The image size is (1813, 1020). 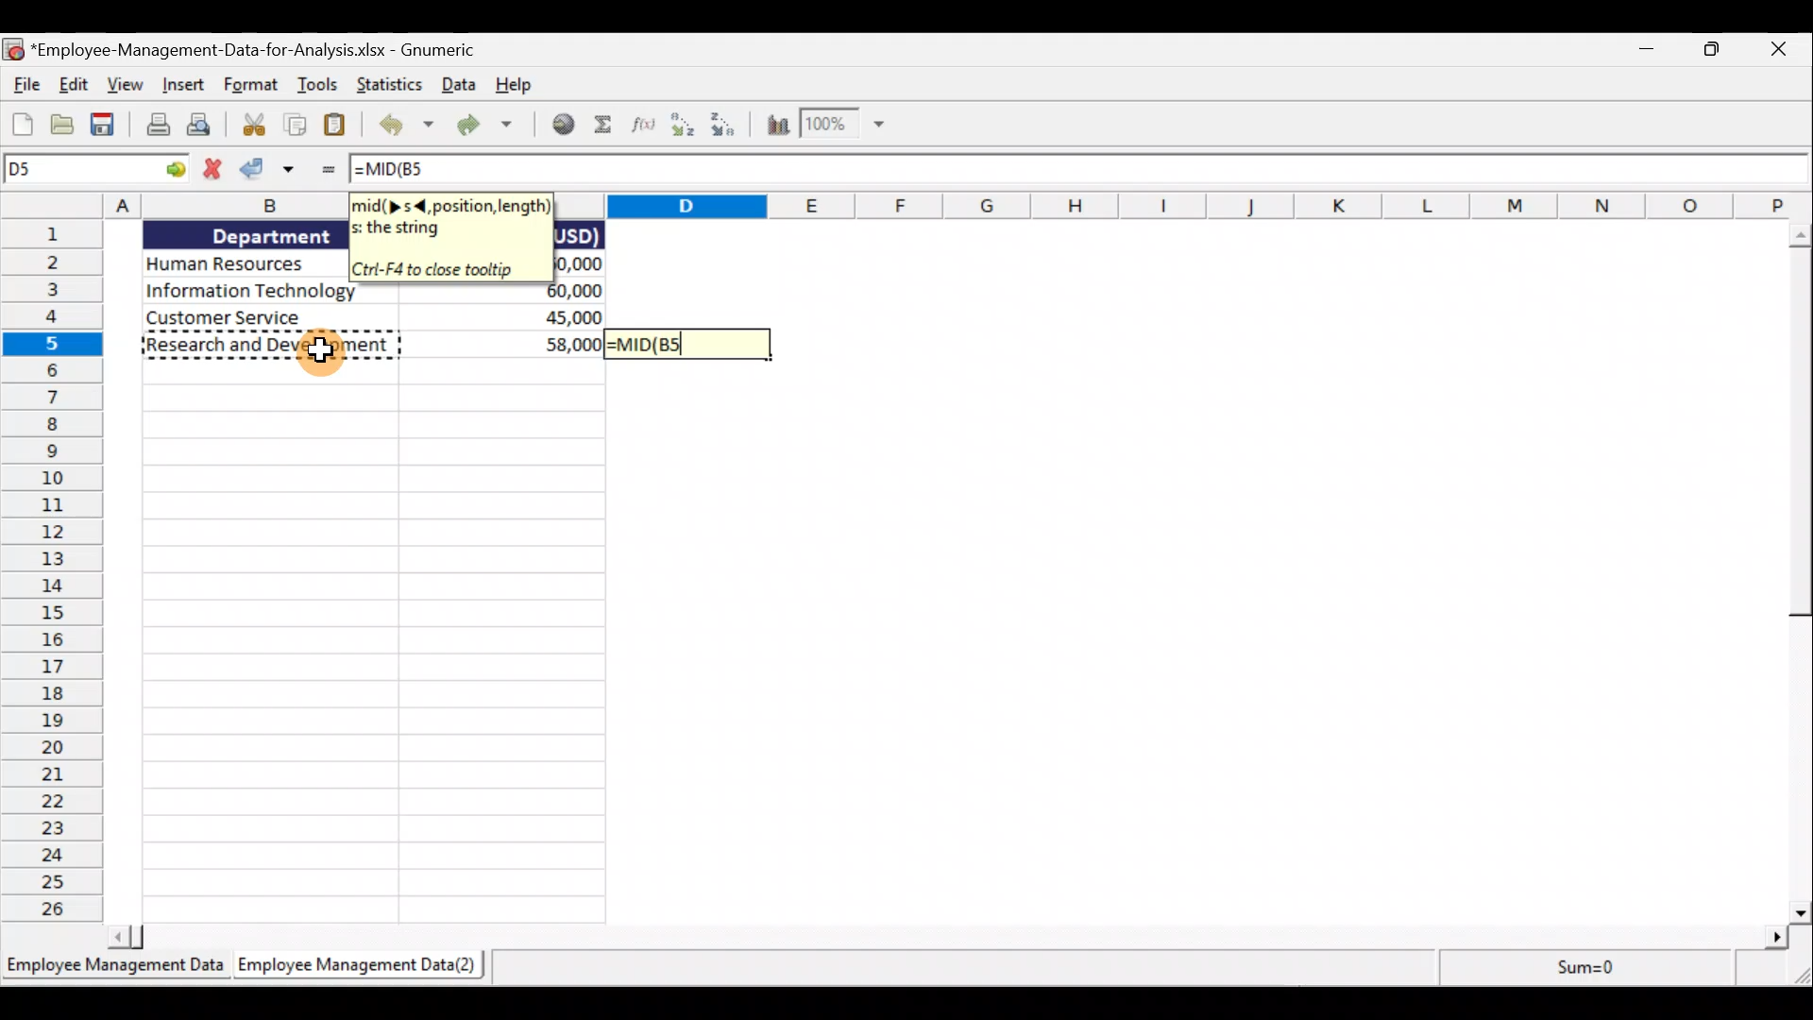 I want to click on Format, so click(x=251, y=86).